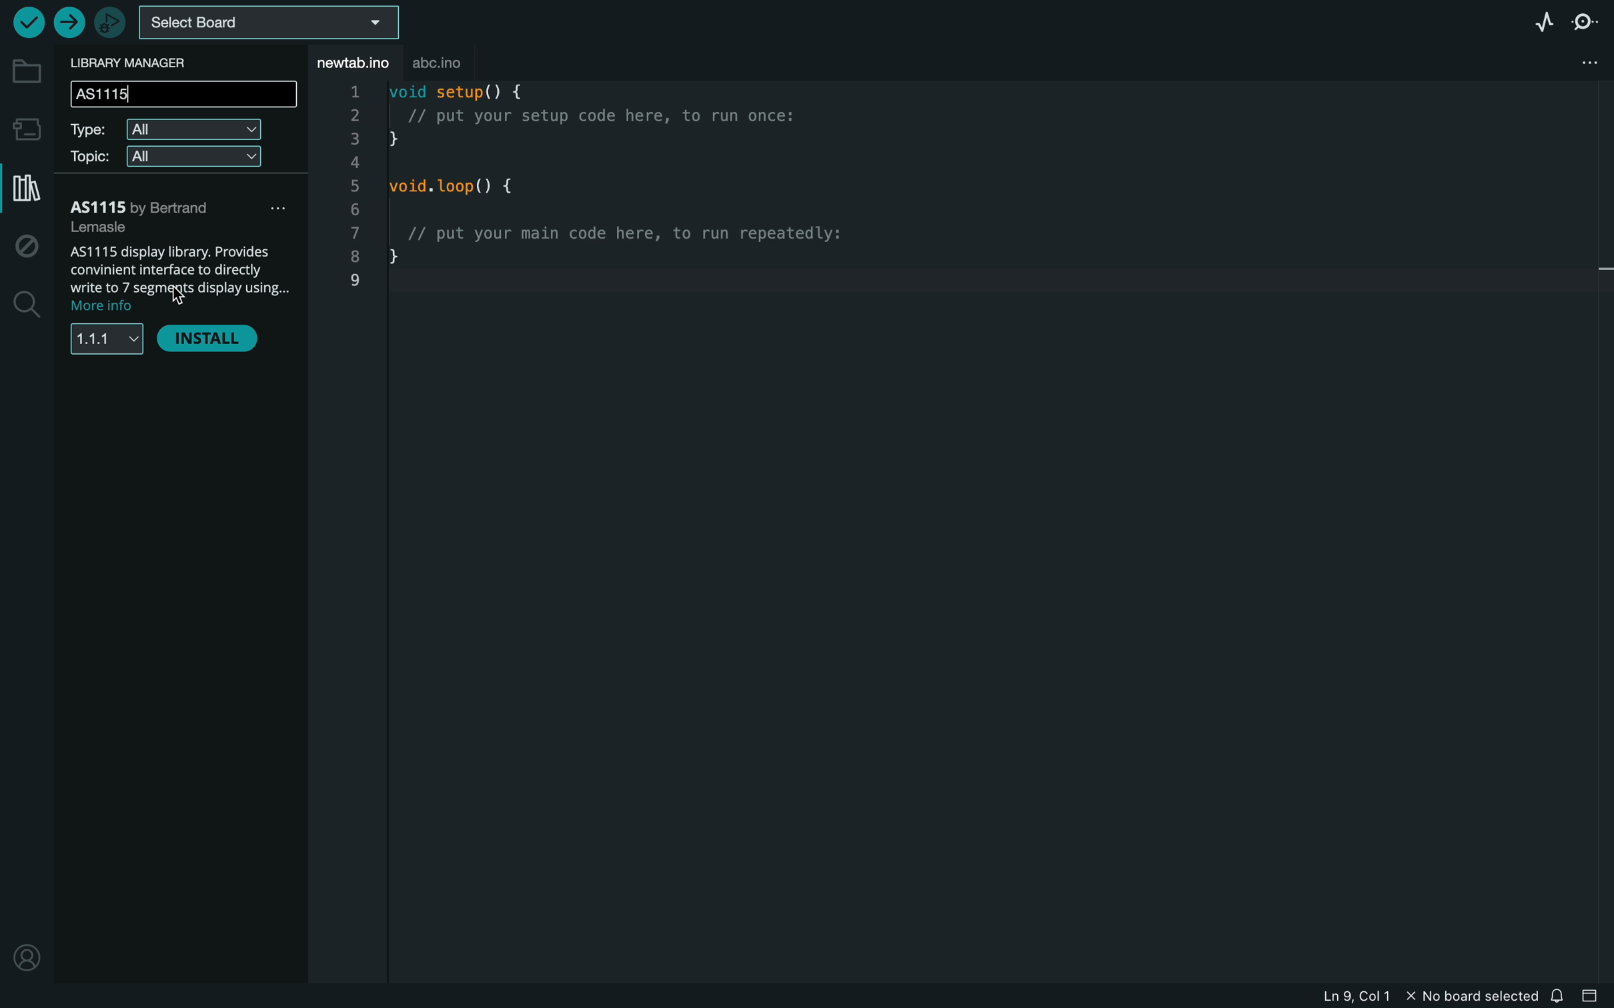  Describe the element at coordinates (1371, 997) in the screenshot. I see `file information` at that location.